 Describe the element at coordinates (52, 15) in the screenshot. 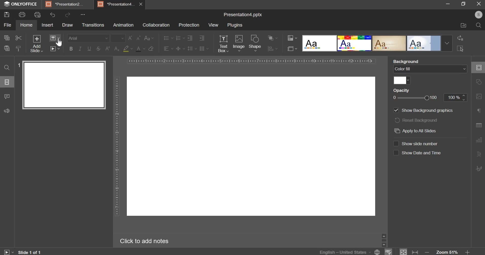

I see `undo` at that location.